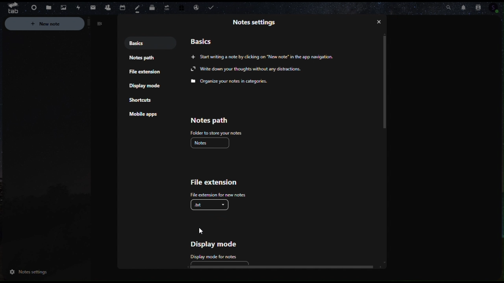 The width and height of the screenshot is (504, 283). I want to click on File extension, so click(146, 73).